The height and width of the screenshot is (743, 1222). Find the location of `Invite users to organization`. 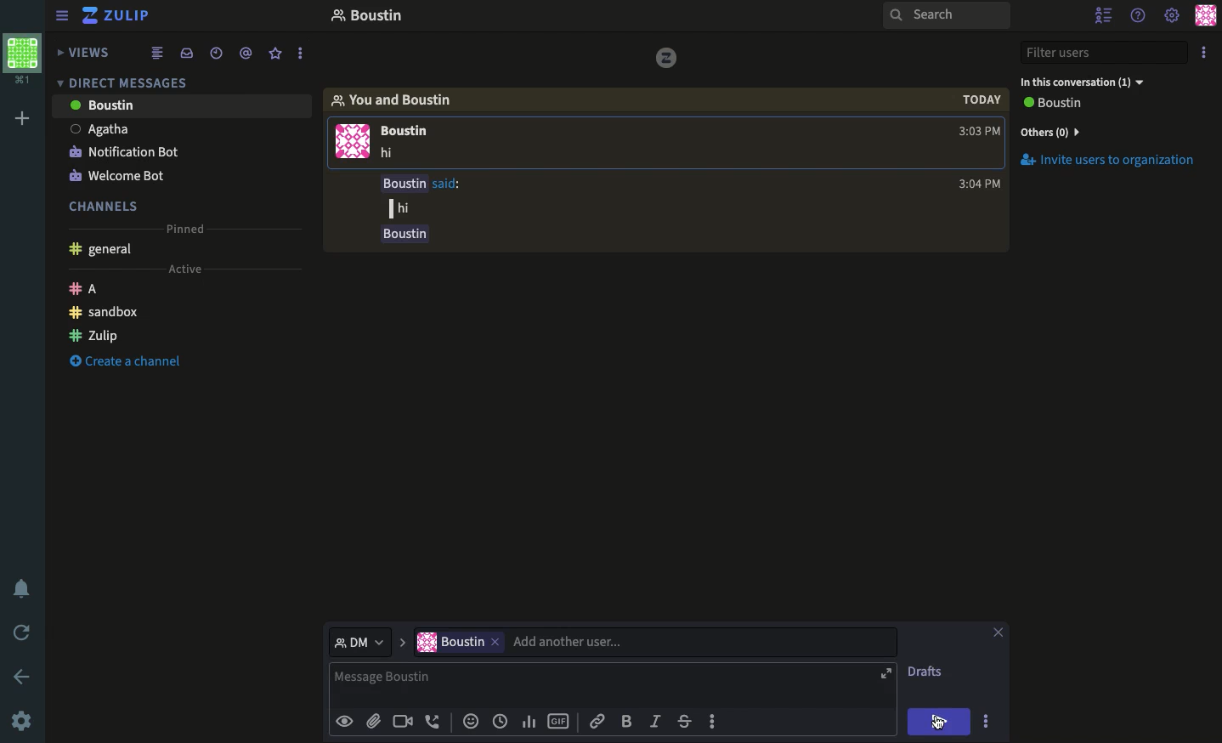

Invite users to organization is located at coordinates (1116, 162).